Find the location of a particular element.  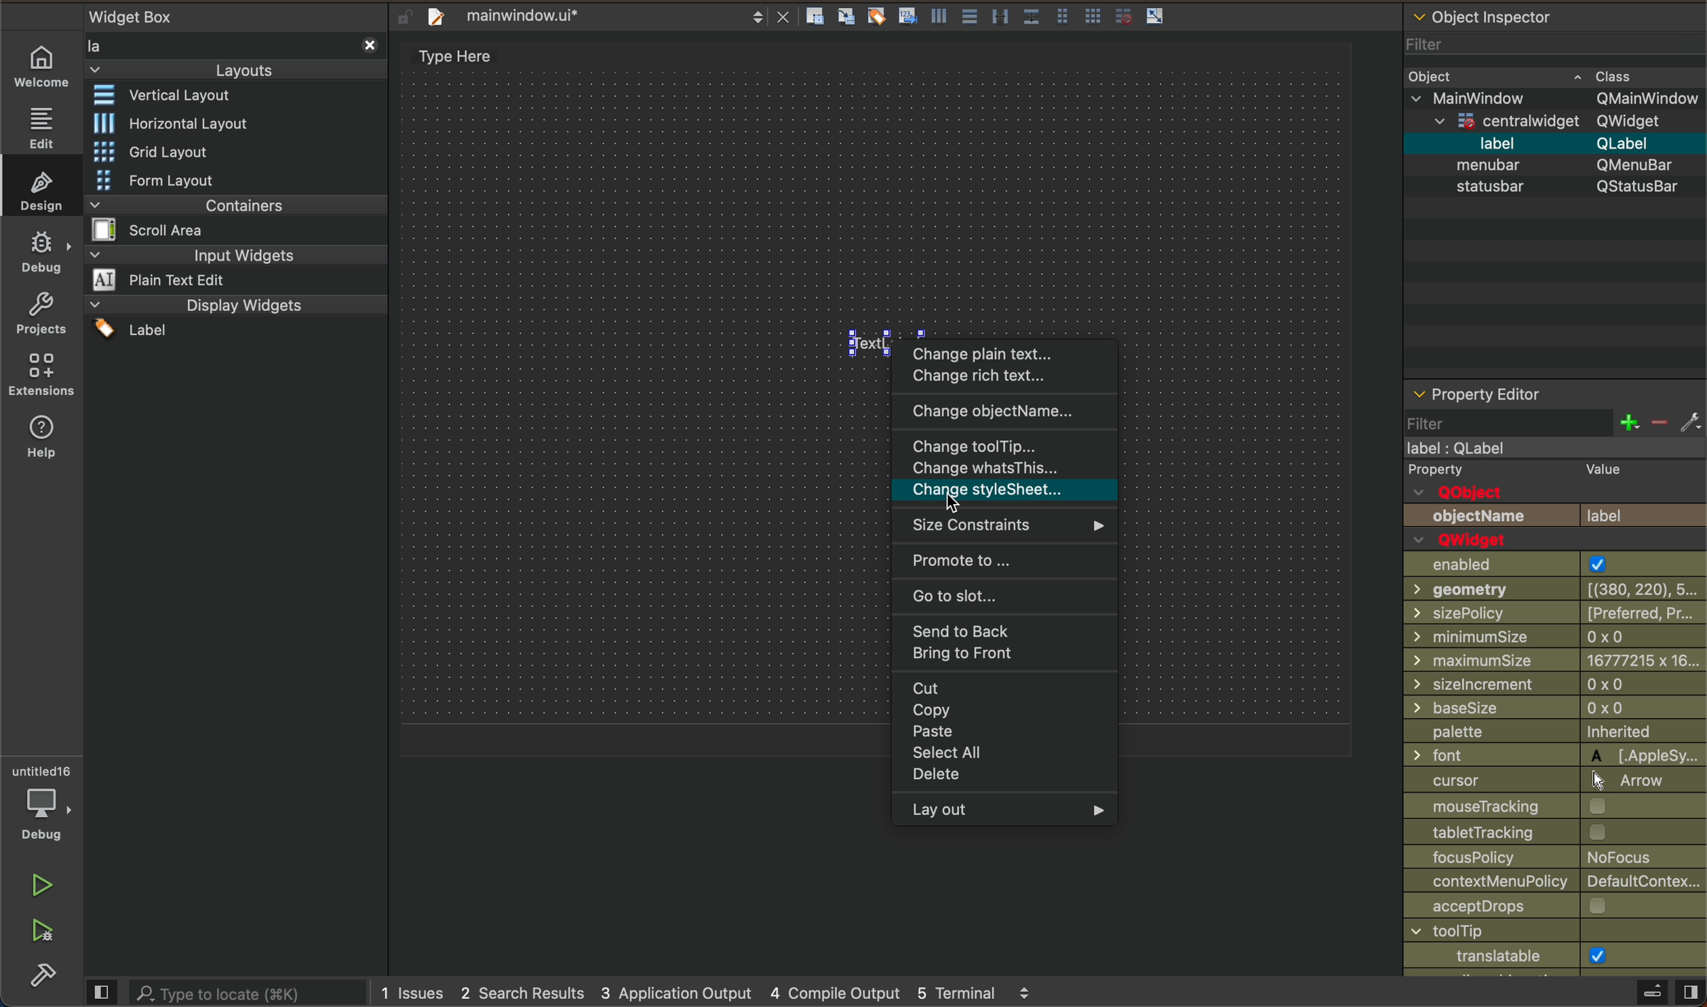

plain text is located at coordinates (1011, 352).